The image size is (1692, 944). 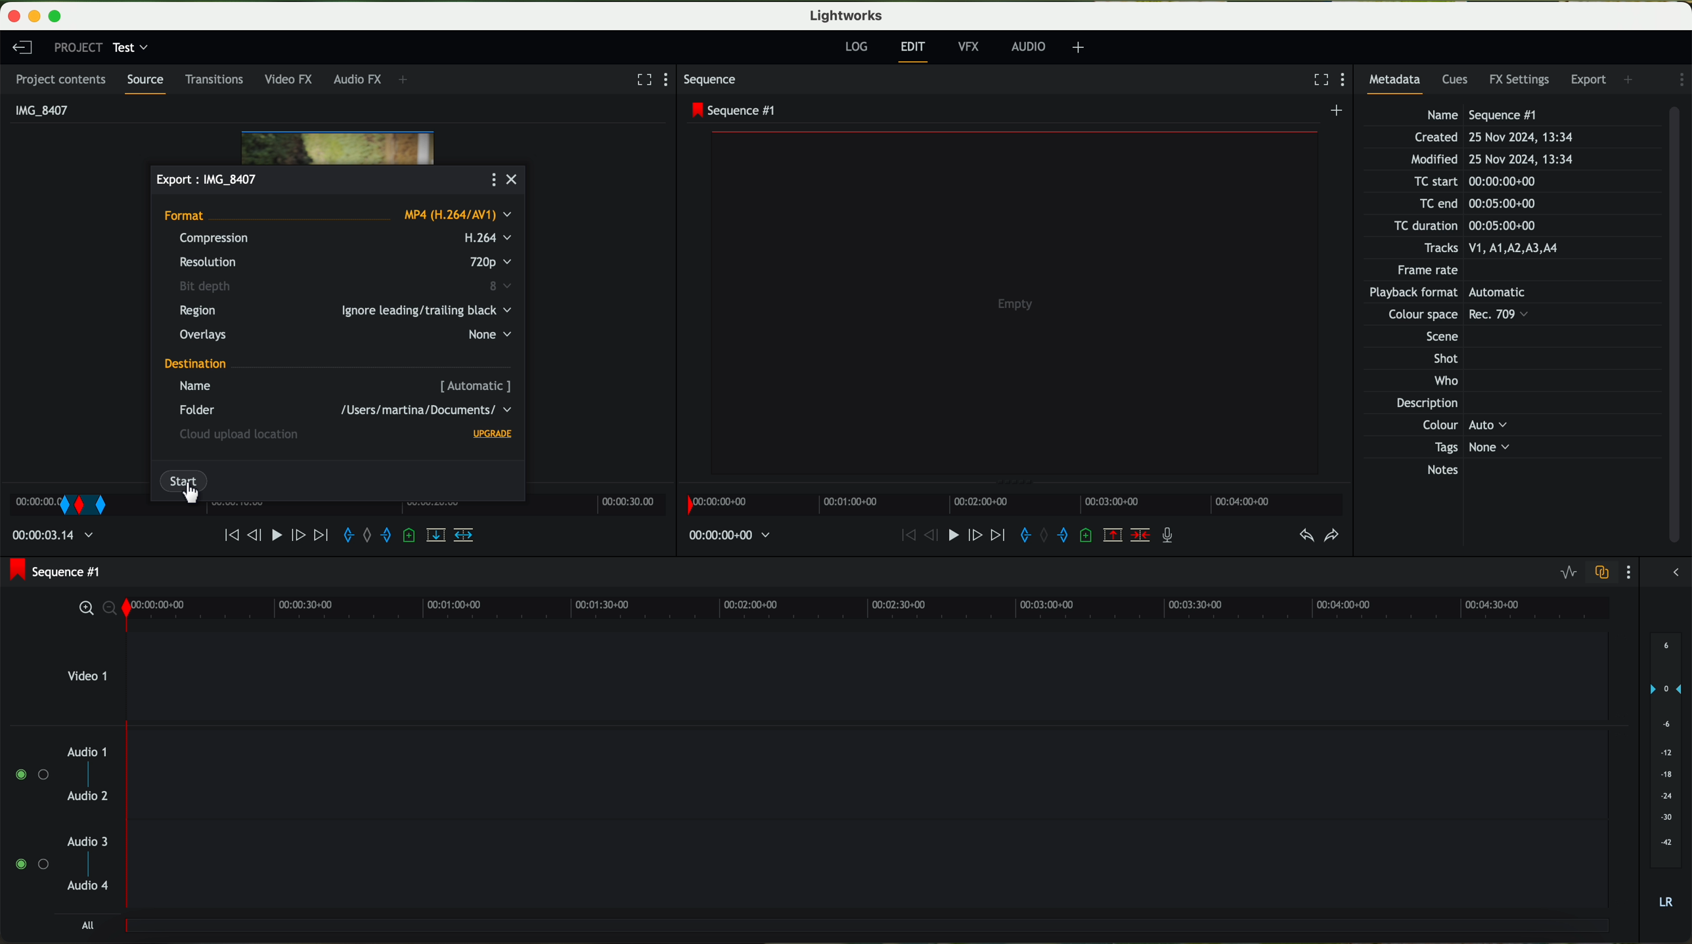 I want to click on transition, so click(x=133, y=504).